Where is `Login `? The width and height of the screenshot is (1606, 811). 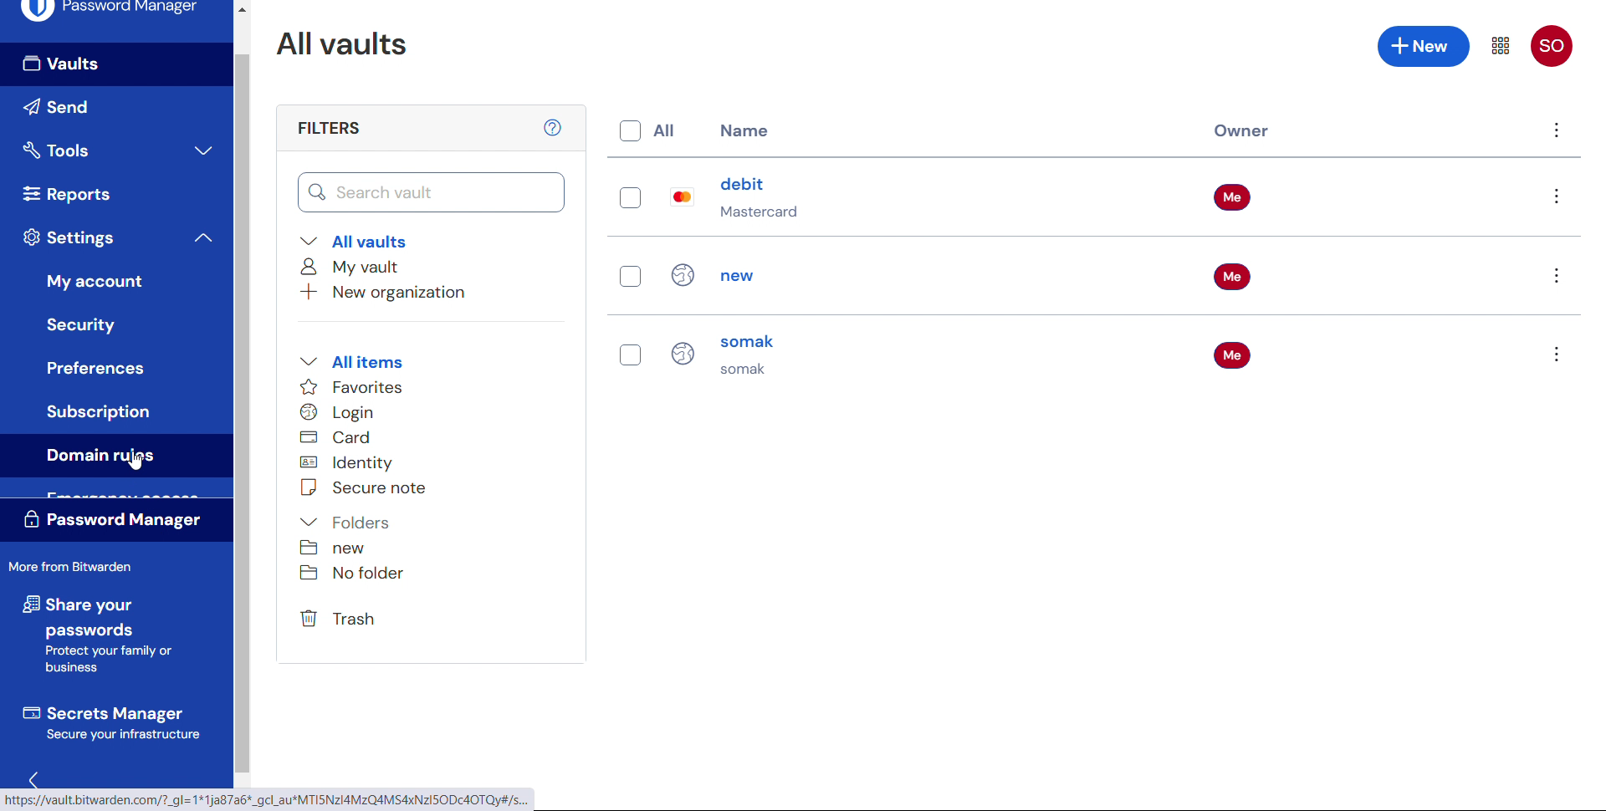 Login  is located at coordinates (338, 412).